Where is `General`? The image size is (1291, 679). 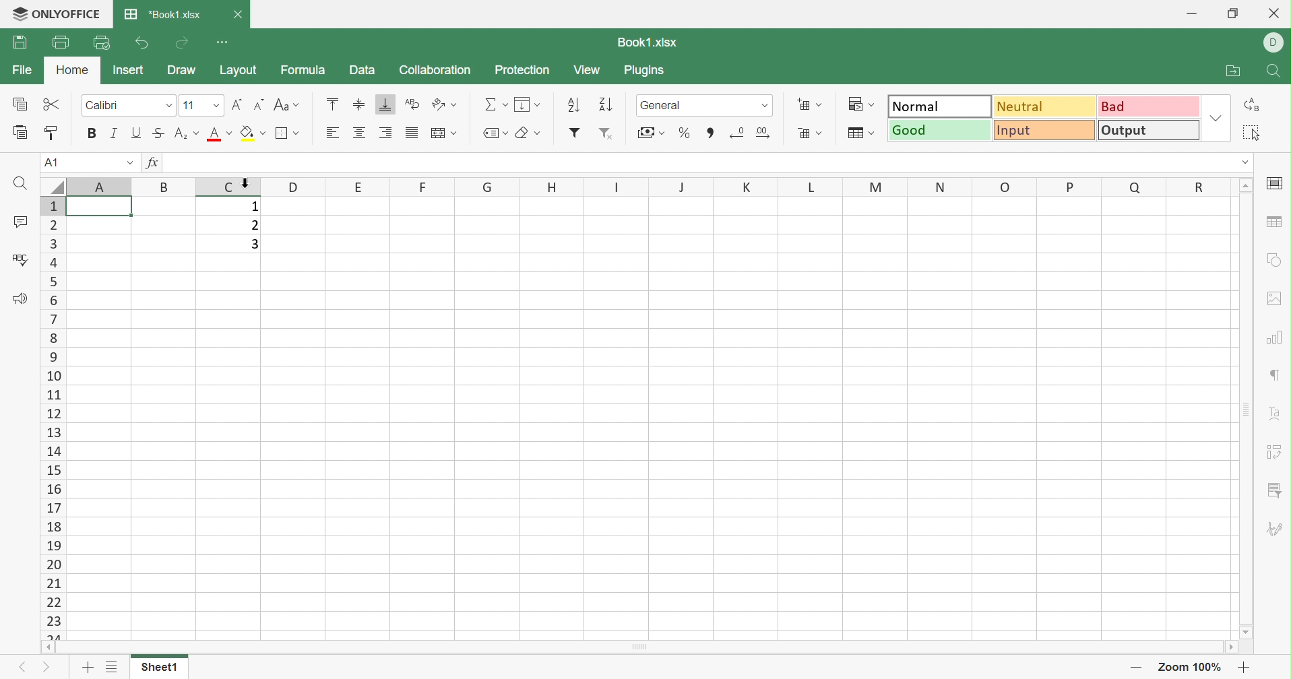 General is located at coordinates (667, 106).